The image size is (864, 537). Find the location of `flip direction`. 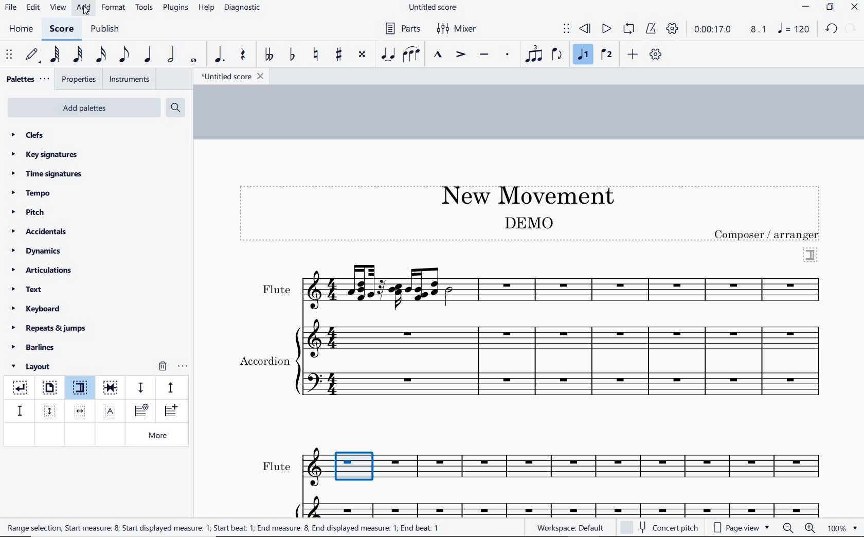

flip direction is located at coordinates (557, 53).